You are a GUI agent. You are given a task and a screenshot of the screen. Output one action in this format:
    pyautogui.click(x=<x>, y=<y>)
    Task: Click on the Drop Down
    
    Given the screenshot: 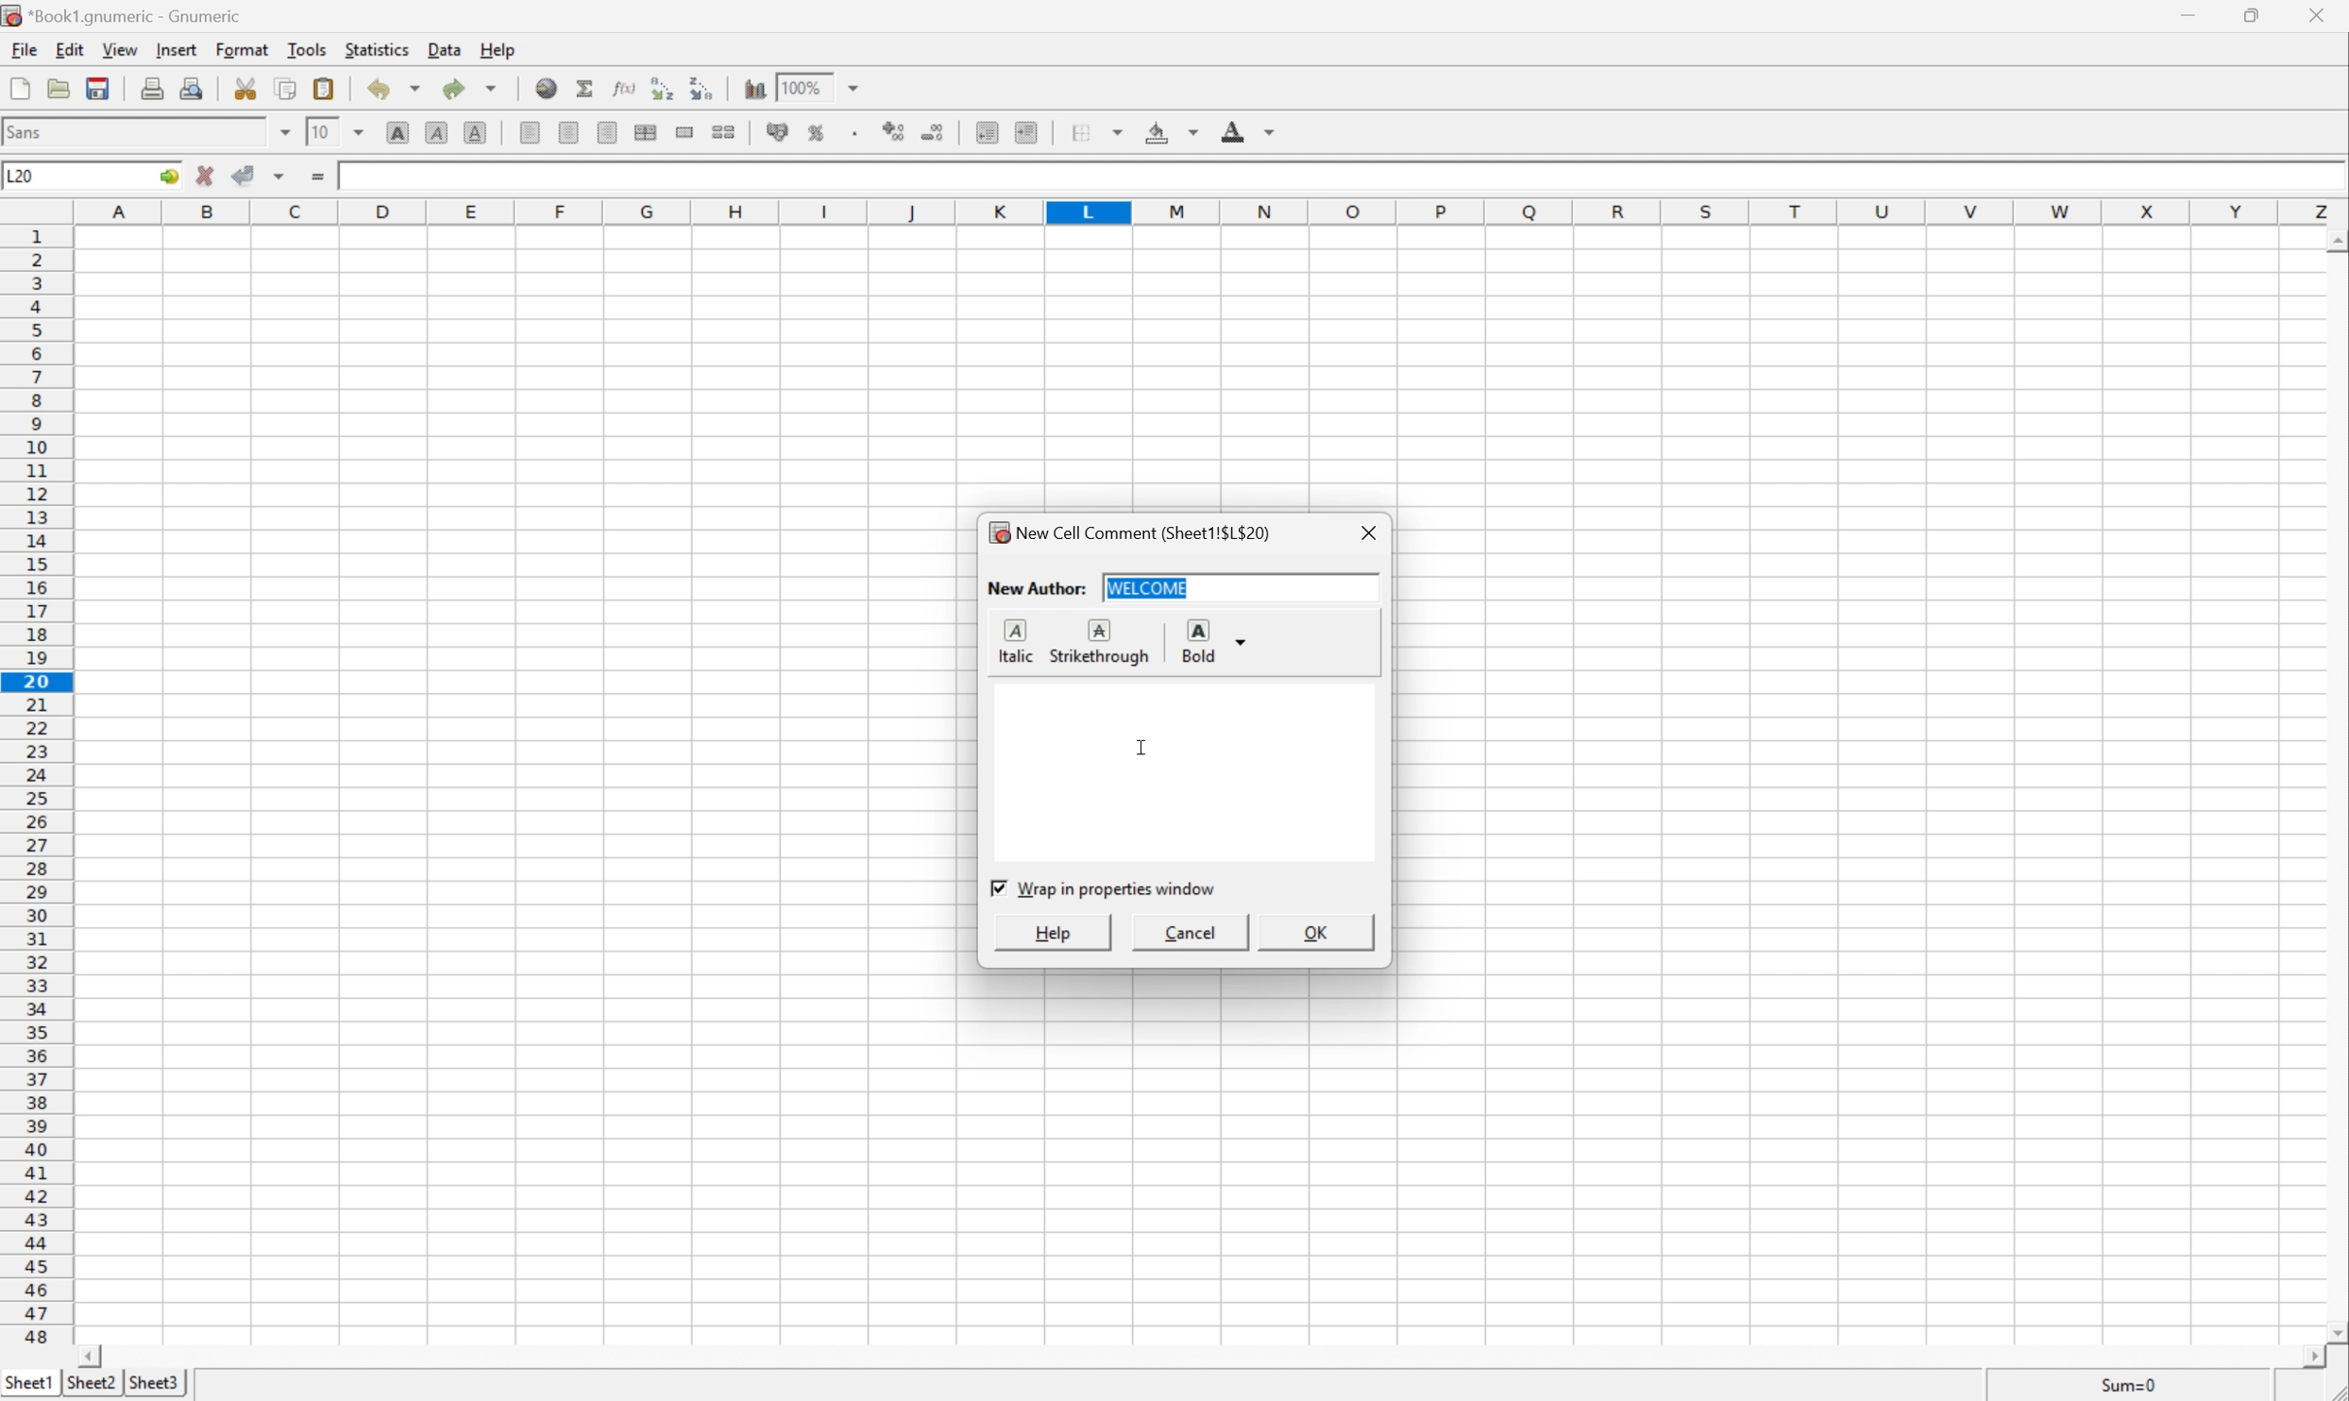 What is the action you would take?
    pyautogui.click(x=854, y=86)
    